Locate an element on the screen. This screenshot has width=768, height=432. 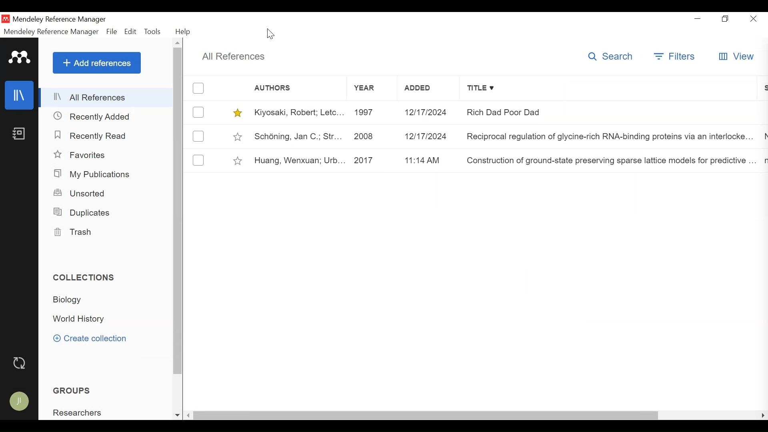
Author is located at coordinates (285, 89).